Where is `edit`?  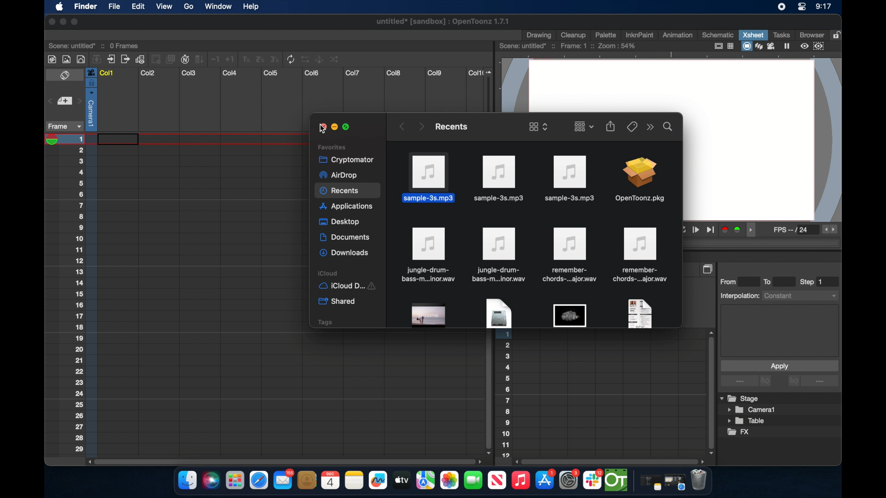 edit is located at coordinates (138, 7).